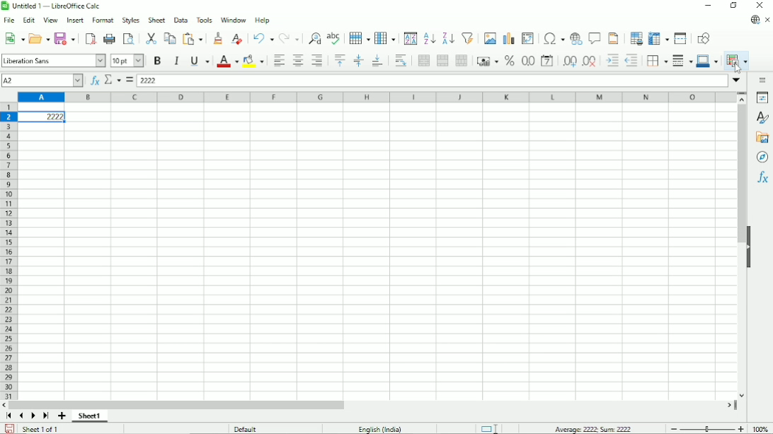 The image size is (773, 434). Describe the element at coordinates (735, 5) in the screenshot. I see `Restore down` at that location.